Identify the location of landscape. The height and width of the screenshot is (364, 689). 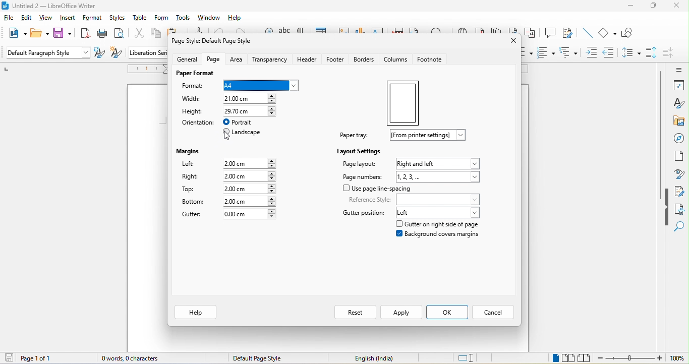
(246, 133).